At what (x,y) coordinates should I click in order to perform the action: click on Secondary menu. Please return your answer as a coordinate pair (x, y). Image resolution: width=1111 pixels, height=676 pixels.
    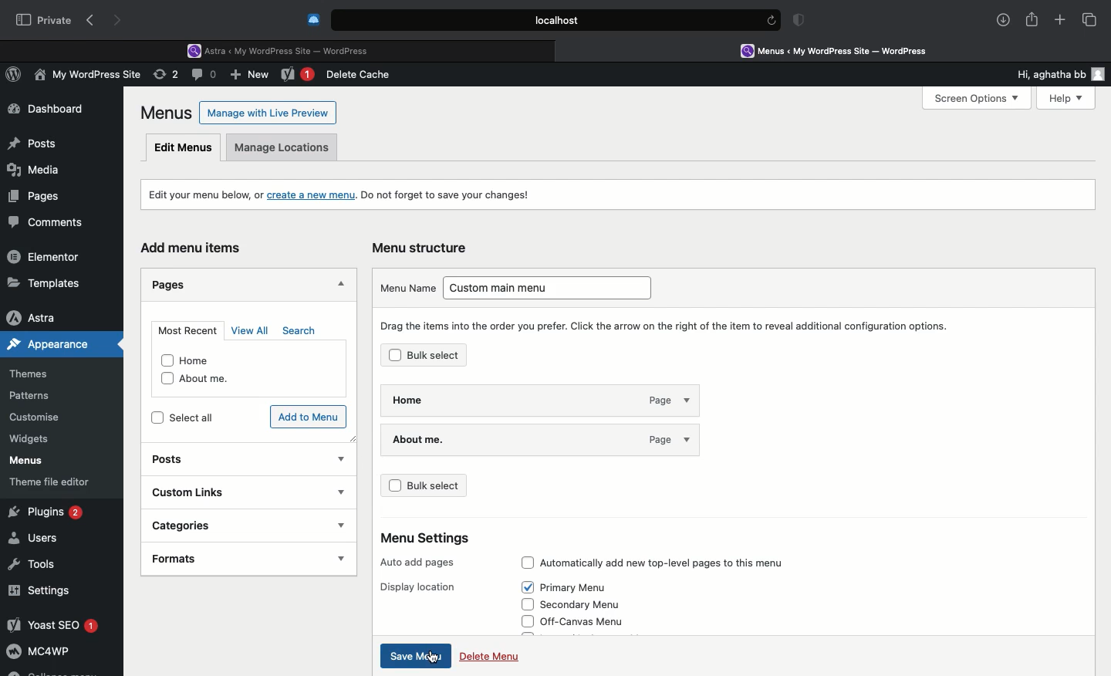
    Looking at the image, I should click on (590, 606).